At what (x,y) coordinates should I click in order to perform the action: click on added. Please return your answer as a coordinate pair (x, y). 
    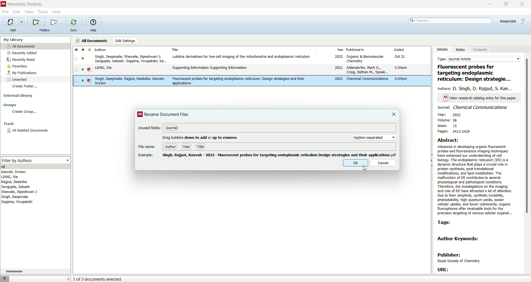
    Looking at the image, I should click on (411, 49).